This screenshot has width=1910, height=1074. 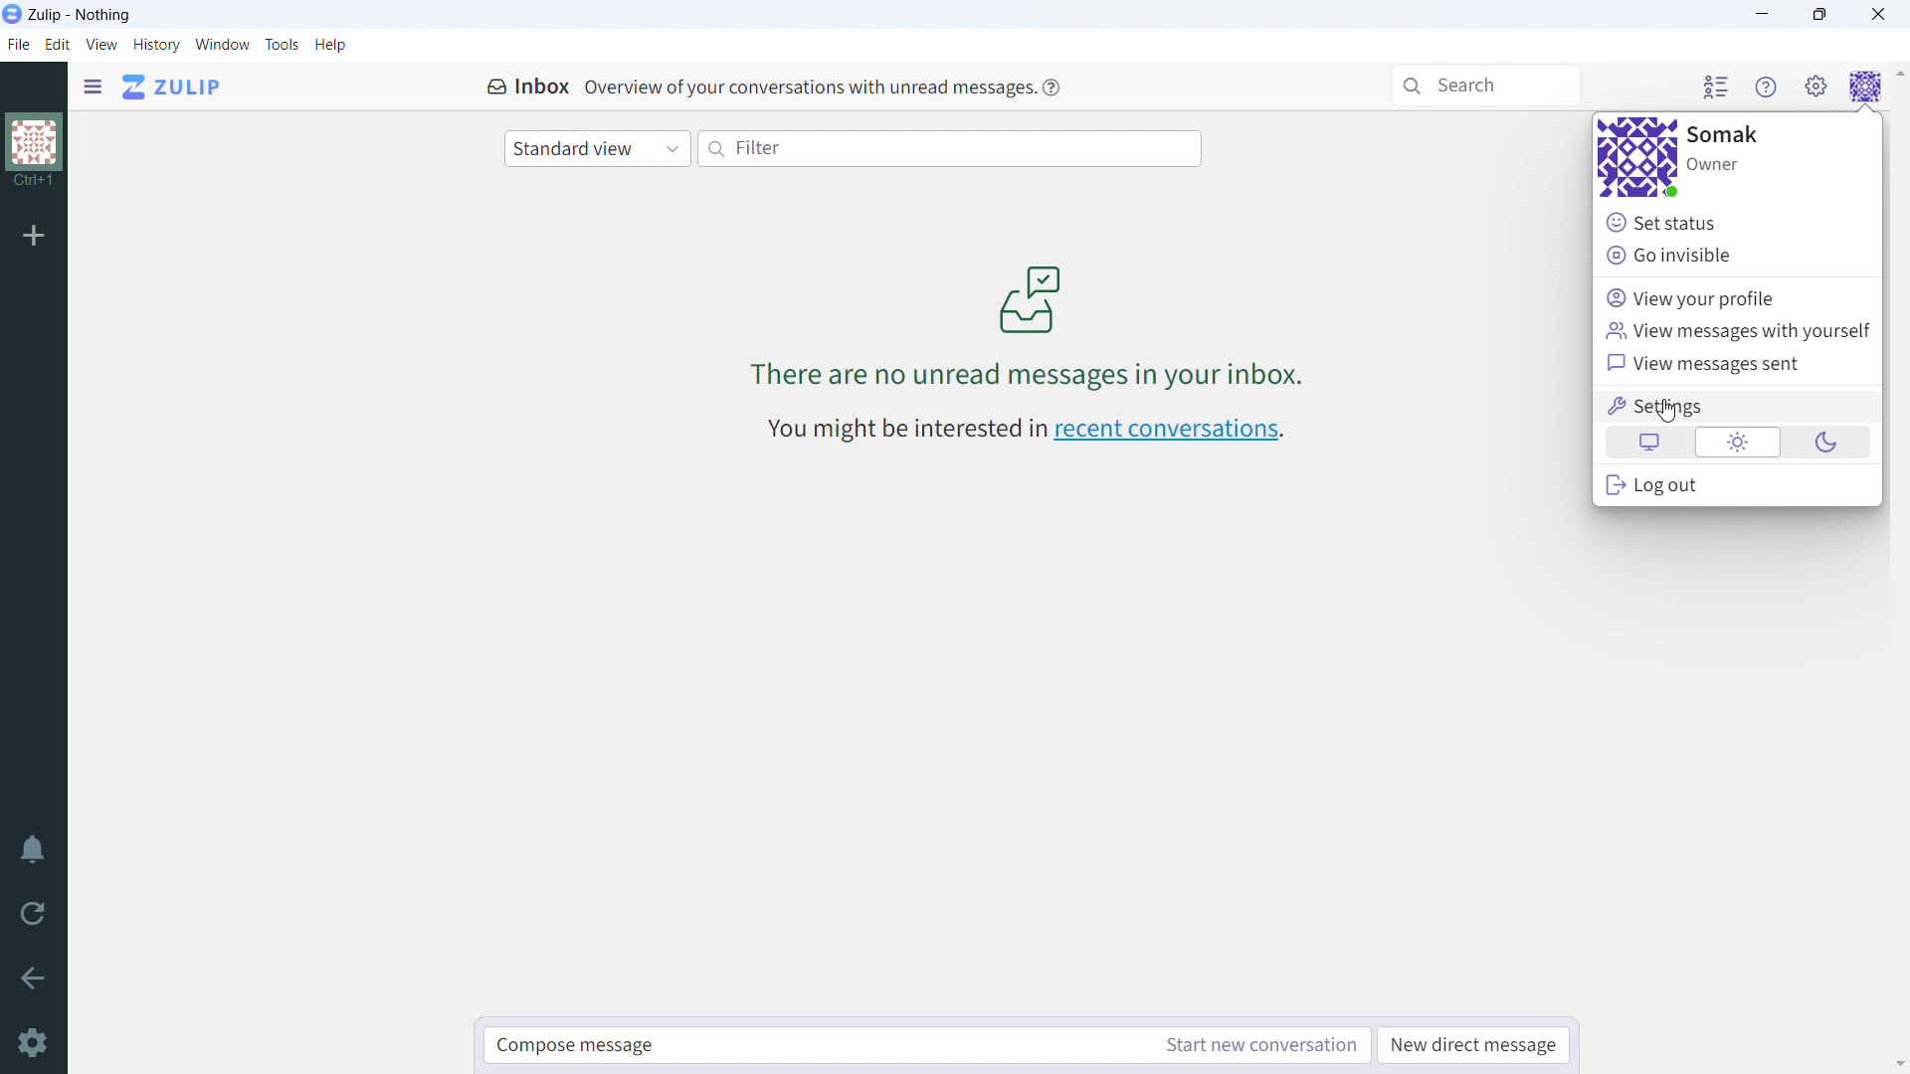 I want to click on profile name, so click(x=1725, y=133).